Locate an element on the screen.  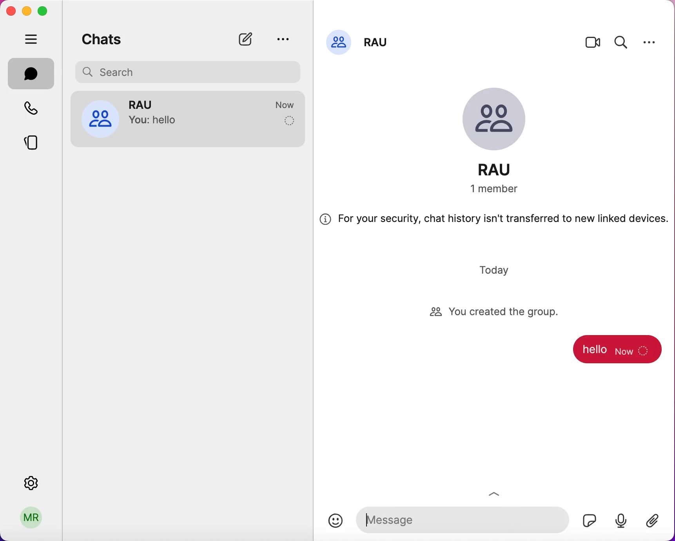
group  is located at coordinates (147, 104).